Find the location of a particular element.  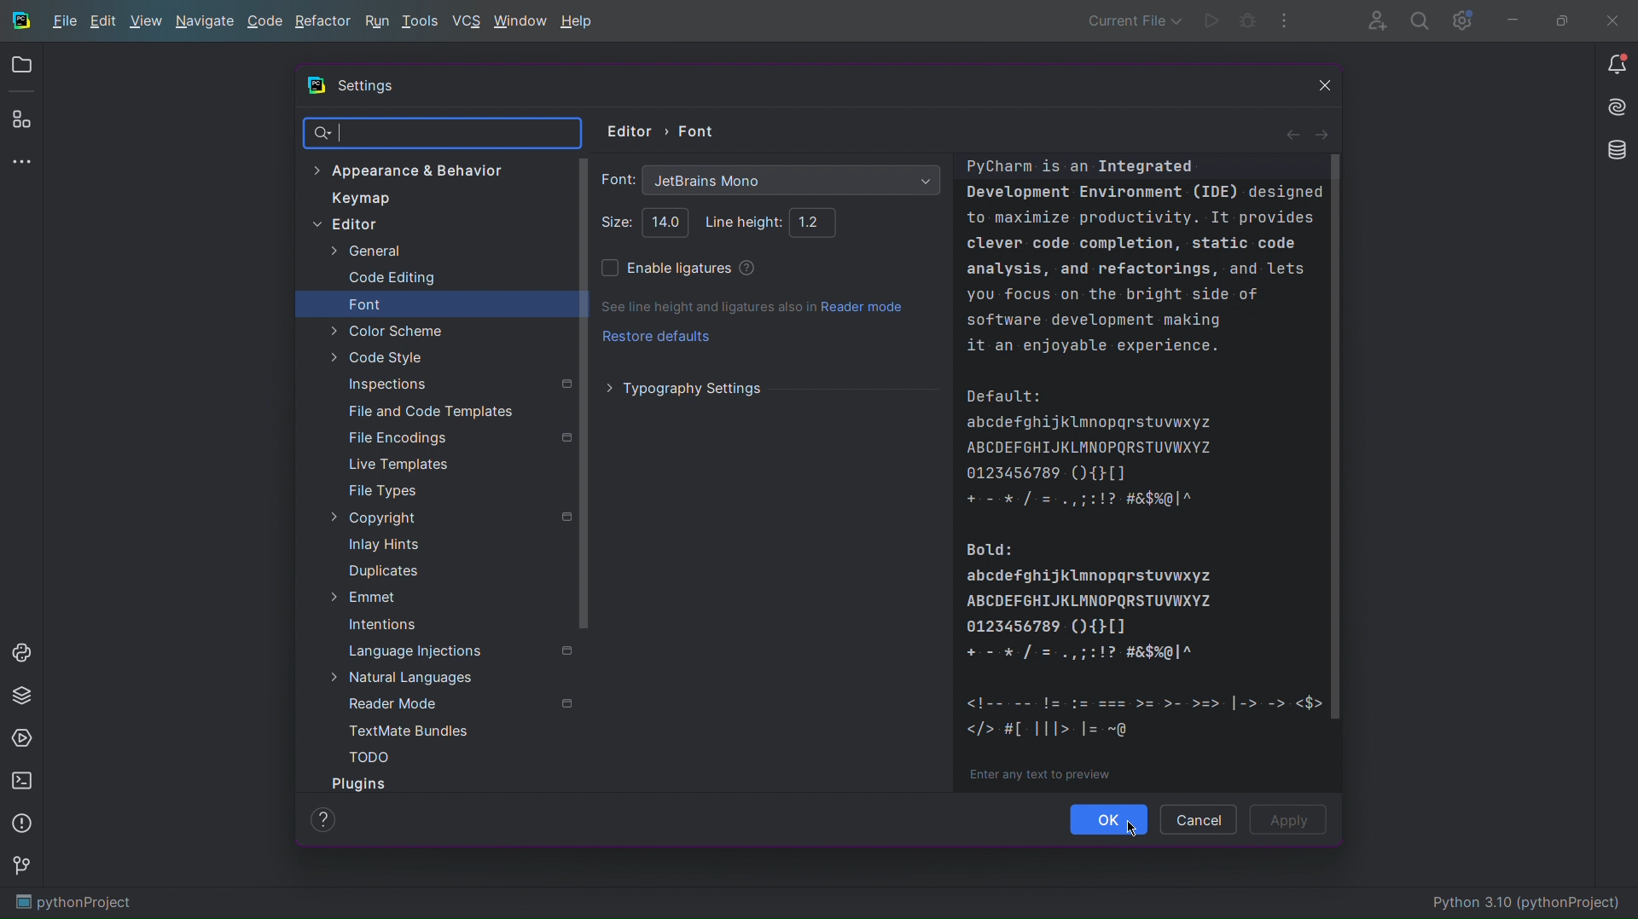

Edit is located at coordinates (102, 22).